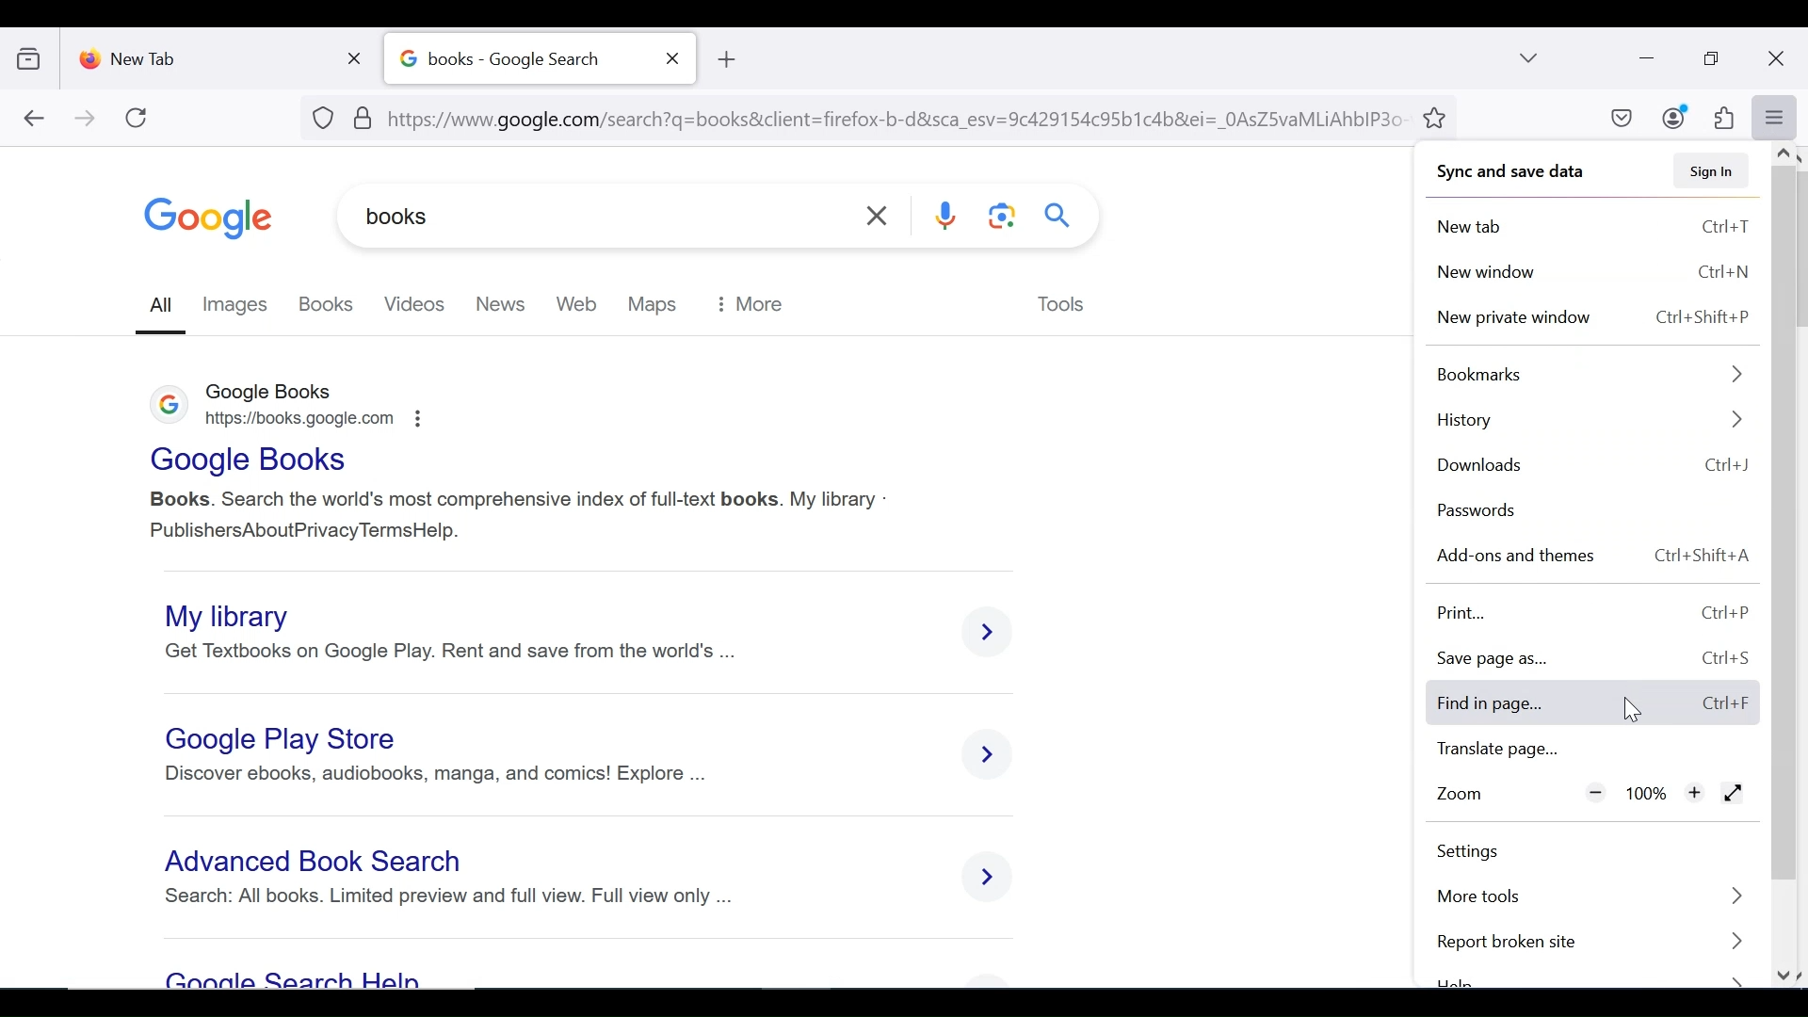 The height and width of the screenshot is (1017, 1808). I want to click on clear search, so click(880, 216).